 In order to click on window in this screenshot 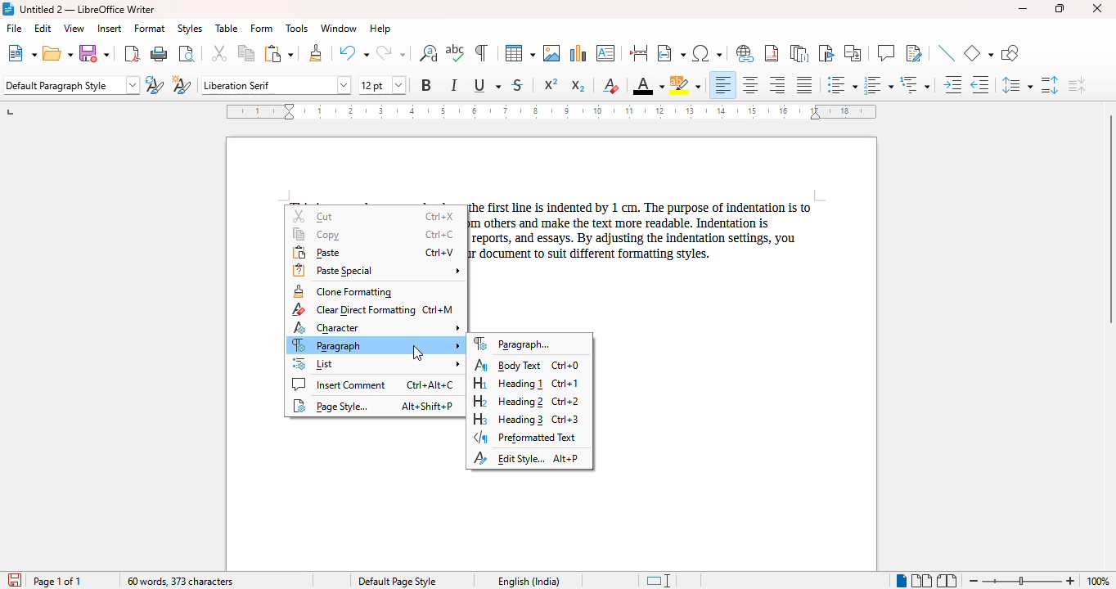, I will do `click(339, 28)`.